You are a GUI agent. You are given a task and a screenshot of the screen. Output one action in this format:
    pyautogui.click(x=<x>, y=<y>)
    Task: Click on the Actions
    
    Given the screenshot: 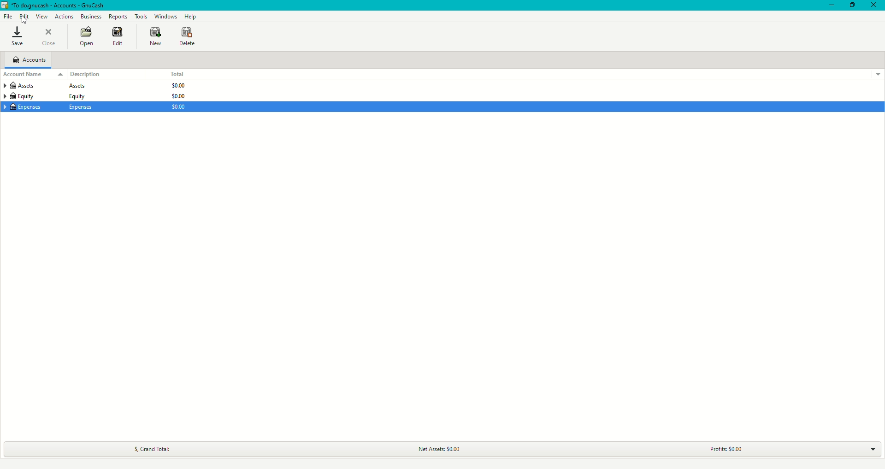 What is the action you would take?
    pyautogui.click(x=65, y=17)
    